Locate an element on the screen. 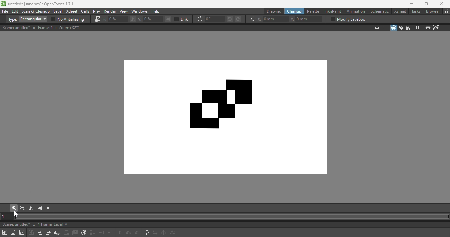 This screenshot has width=450, height=237. Xsheet is located at coordinates (72, 11).